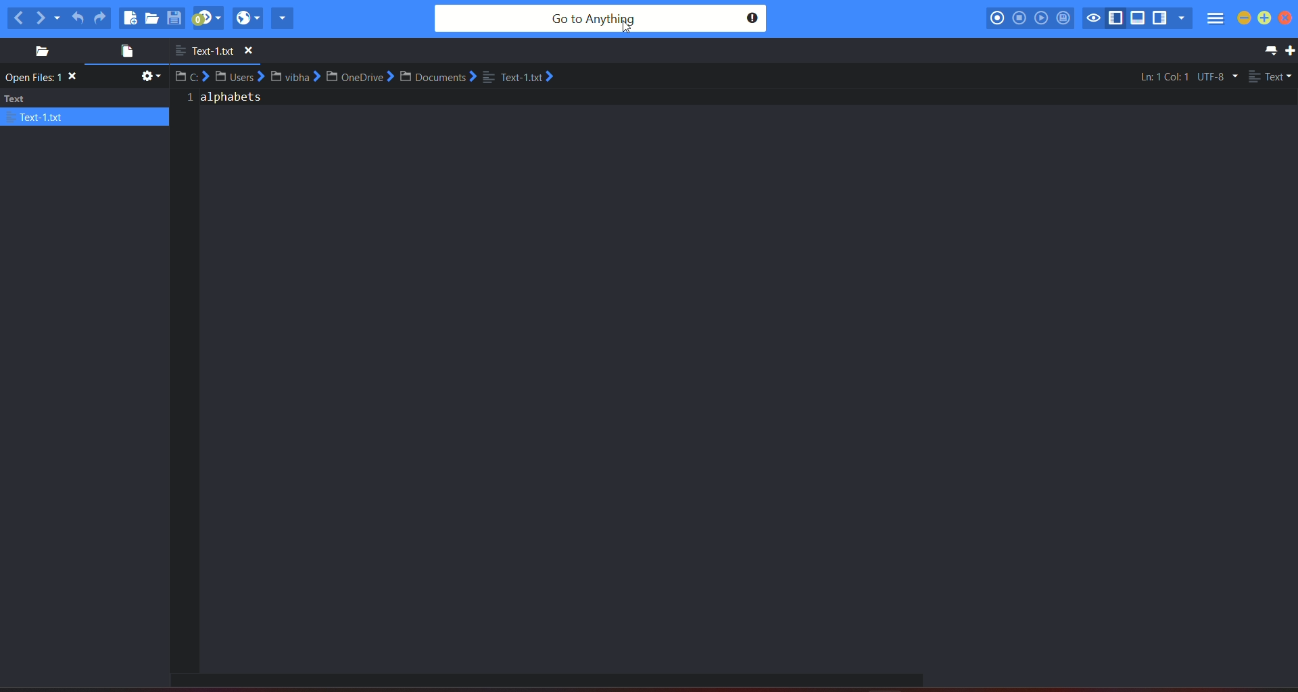 This screenshot has height=692, width=1298. Describe the element at coordinates (37, 51) in the screenshot. I see `places` at that location.